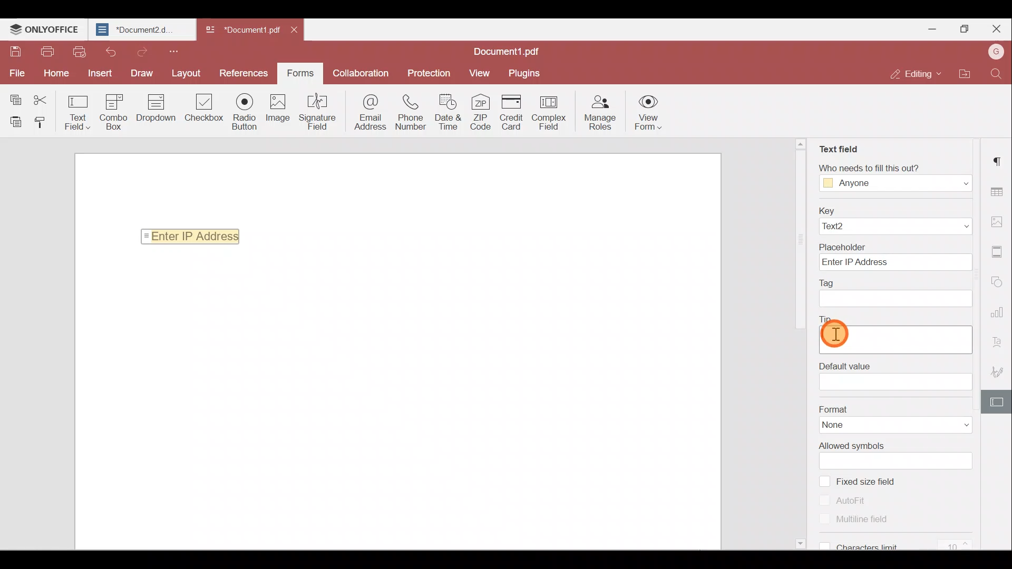 Image resolution: width=1012 pixels, height=569 pixels. Describe the element at coordinates (448, 114) in the screenshot. I see `Date & time` at that location.